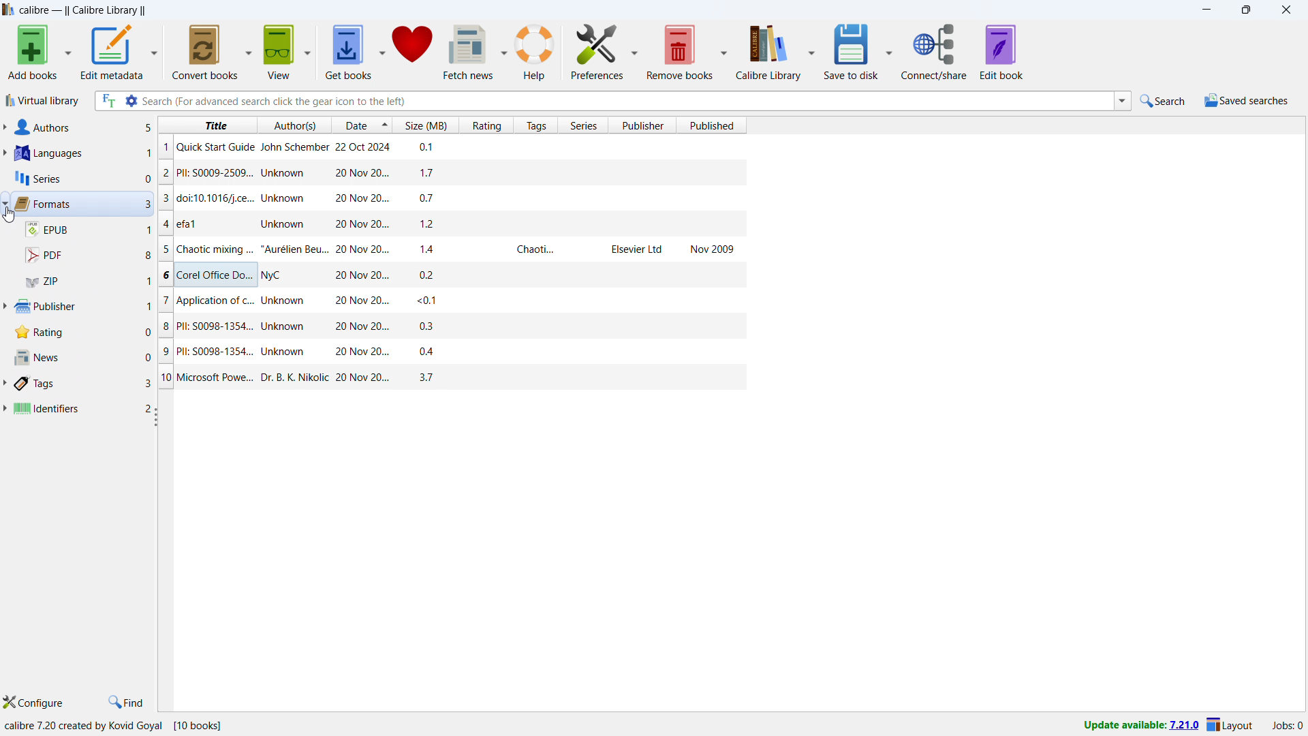  What do you see at coordinates (82, 408) in the screenshot?
I see `identifiers` at bounding box center [82, 408].